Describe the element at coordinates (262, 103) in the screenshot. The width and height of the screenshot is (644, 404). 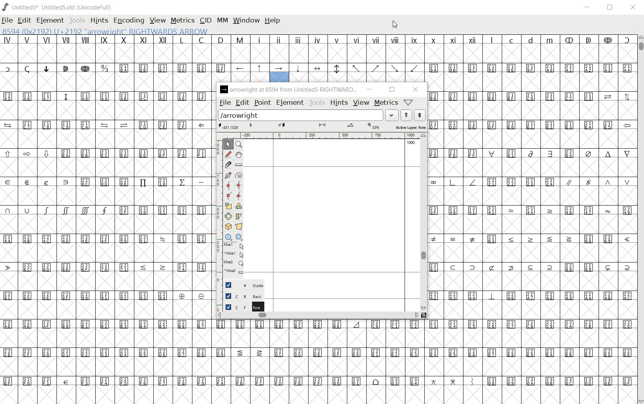
I see `point` at that location.